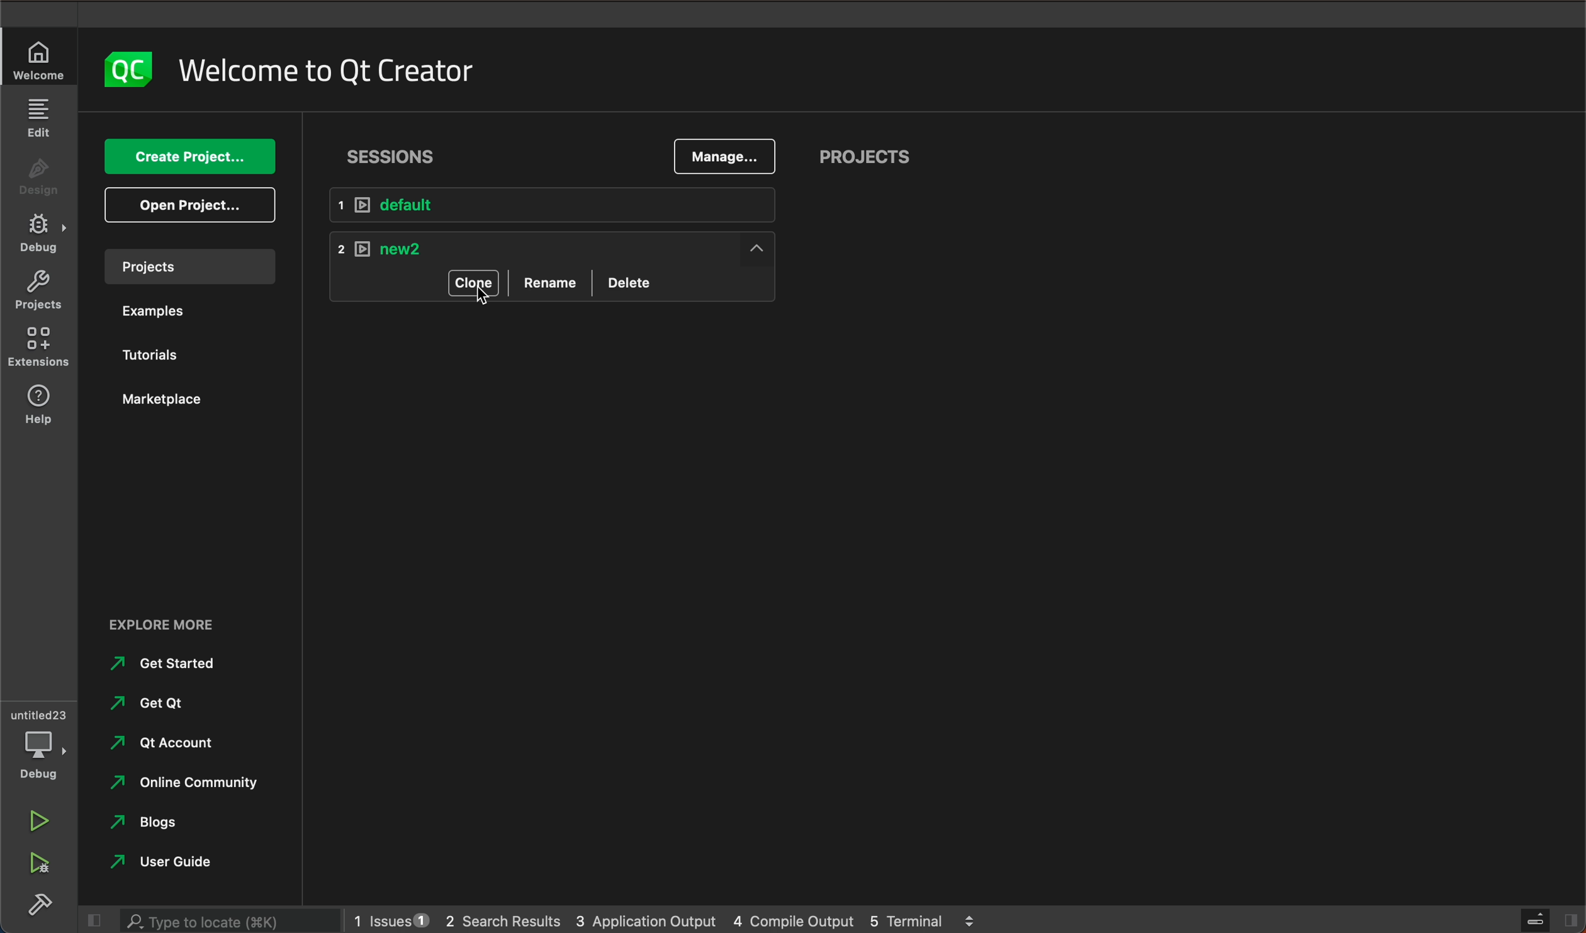 Image resolution: width=1586 pixels, height=933 pixels. I want to click on run, so click(39, 820).